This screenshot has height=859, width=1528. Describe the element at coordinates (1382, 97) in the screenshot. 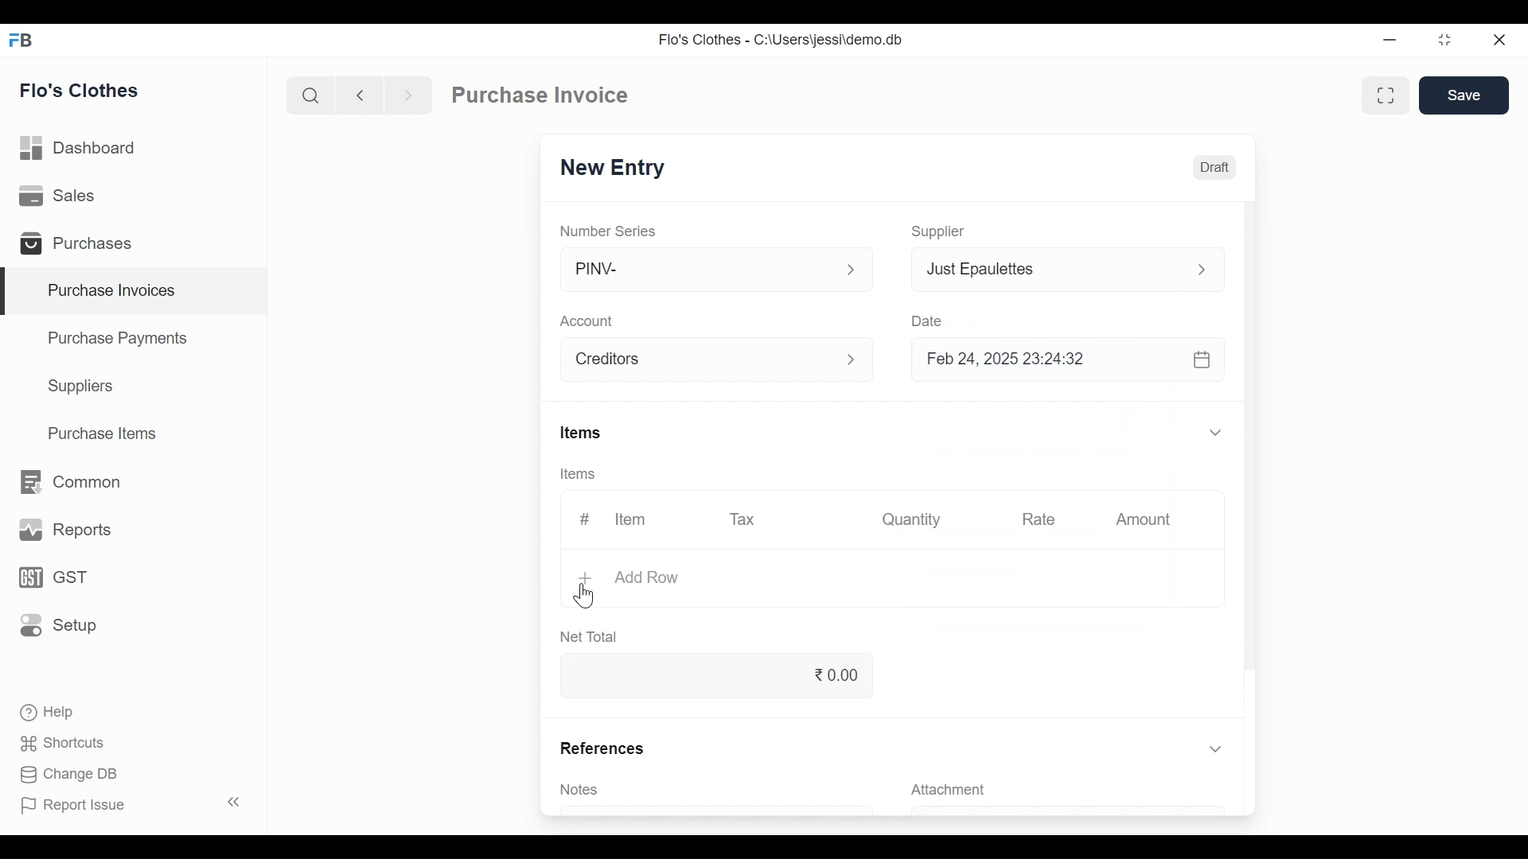

I see `Toggle between form and full width` at that location.